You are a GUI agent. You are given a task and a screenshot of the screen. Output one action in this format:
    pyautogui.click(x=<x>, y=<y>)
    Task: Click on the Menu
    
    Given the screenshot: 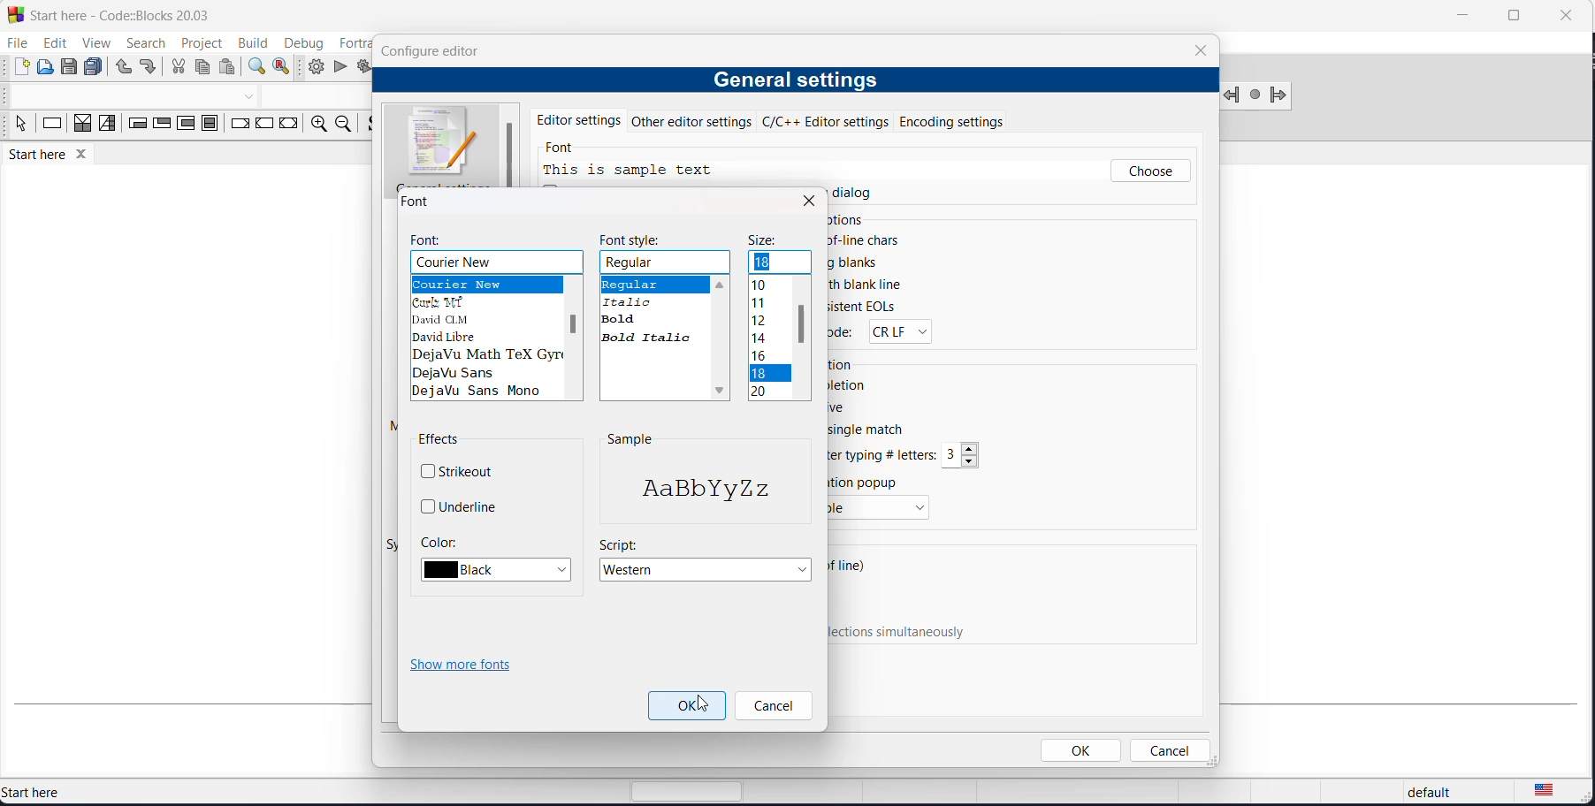 What is the action you would take?
    pyautogui.click(x=880, y=509)
    